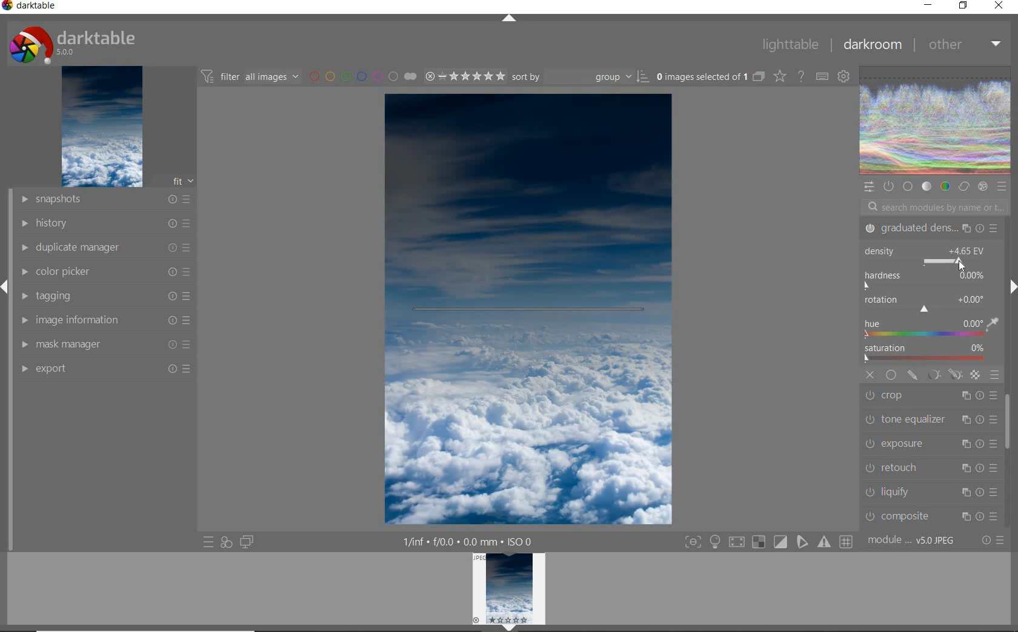 Image resolution: width=1018 pixels, height=632 pixels. What do you see at coordinates (1002, 186) in the screenshot?
I see `PRESET` at bounding box center [1002, 186].